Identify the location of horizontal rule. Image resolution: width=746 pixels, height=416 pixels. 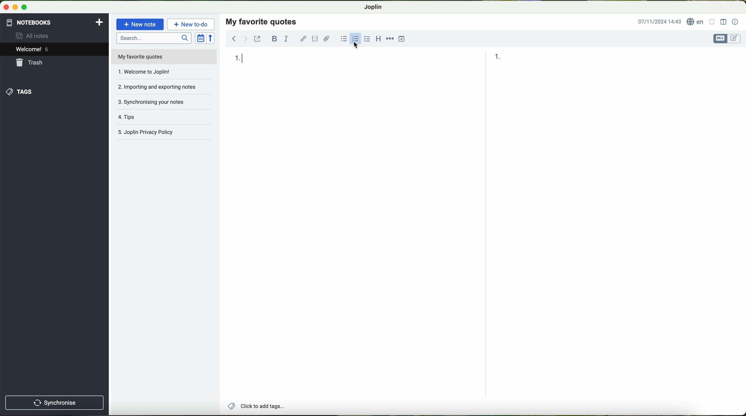
(390, 39).